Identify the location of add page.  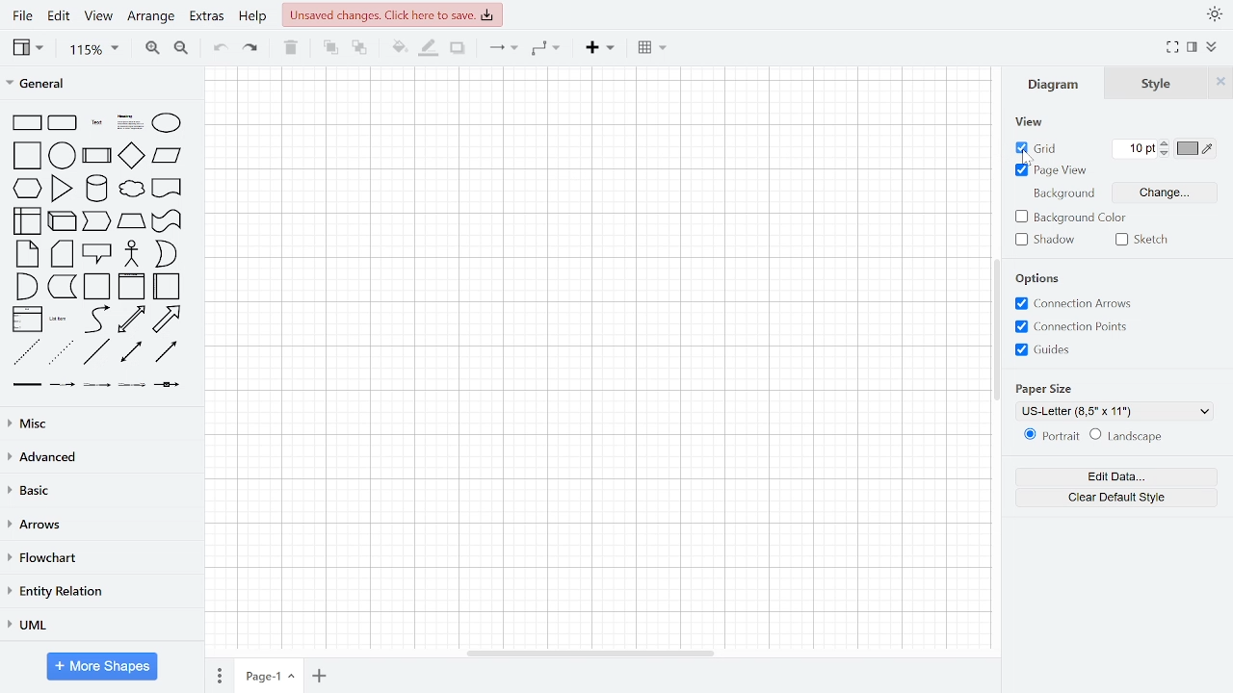
(322, 677).